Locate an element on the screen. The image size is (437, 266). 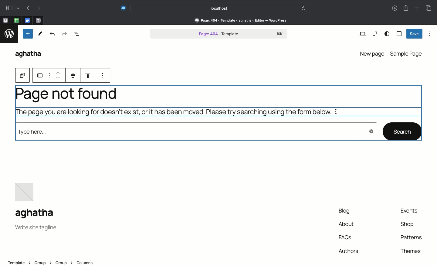
Search bar is located at coordinates (219, 8).